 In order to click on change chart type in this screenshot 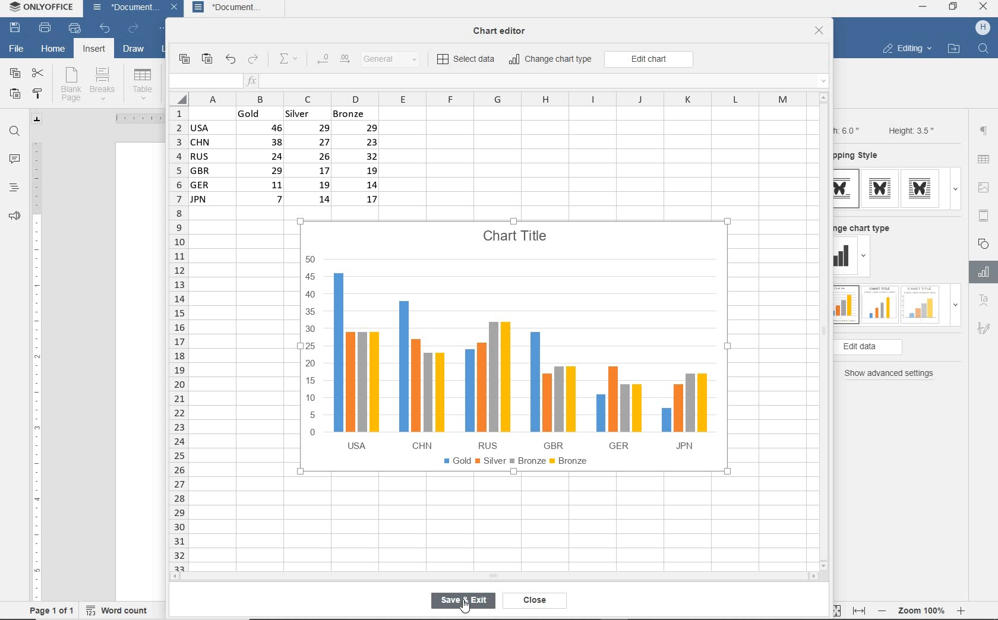, I will do `click(551, 60)`.